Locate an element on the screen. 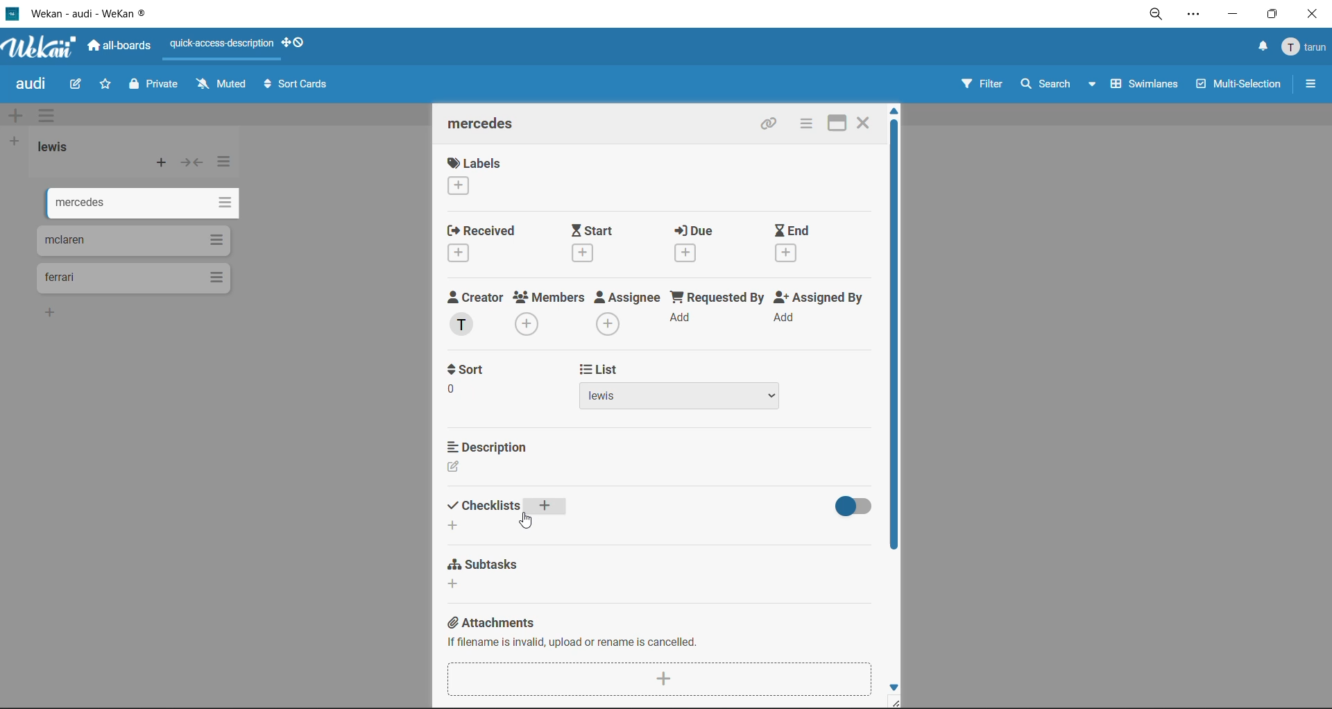 Image resolution: width=1332 pixels, height=709 pixels. maximize is located at coordinates (1269, 18).